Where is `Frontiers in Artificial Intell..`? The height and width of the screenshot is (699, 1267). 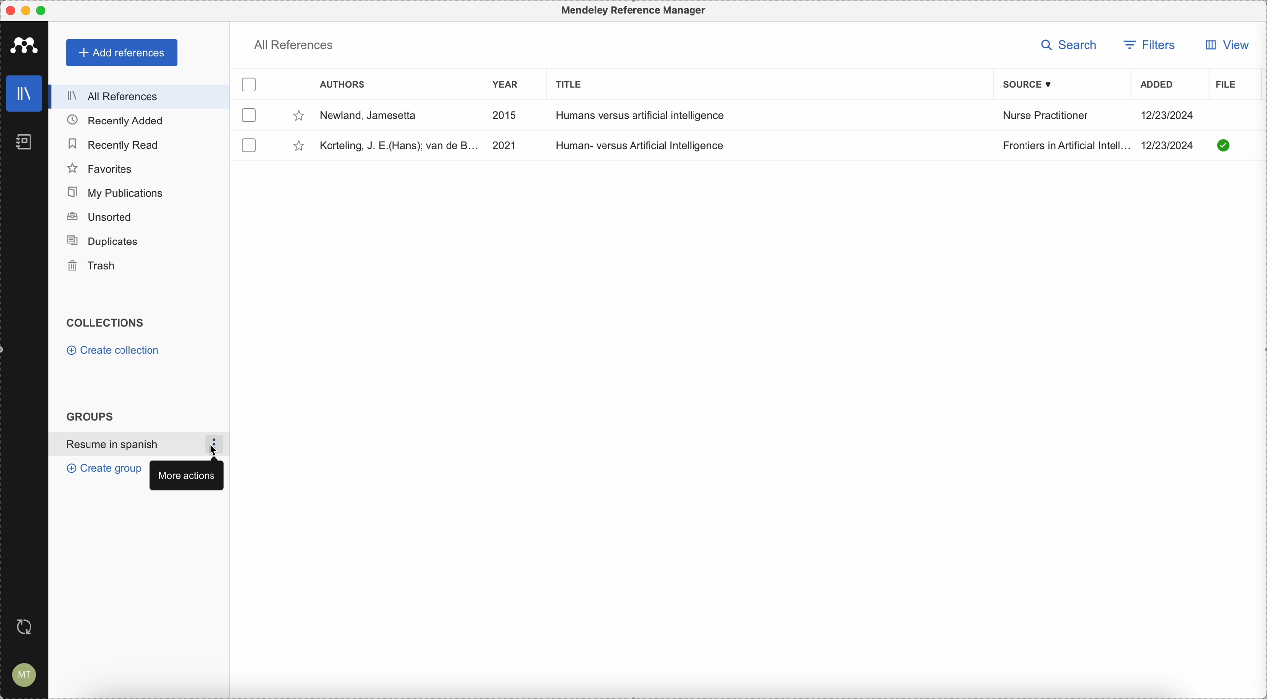 Frontiers in Artificial Intell.. is located at coordinates (1061, 145).